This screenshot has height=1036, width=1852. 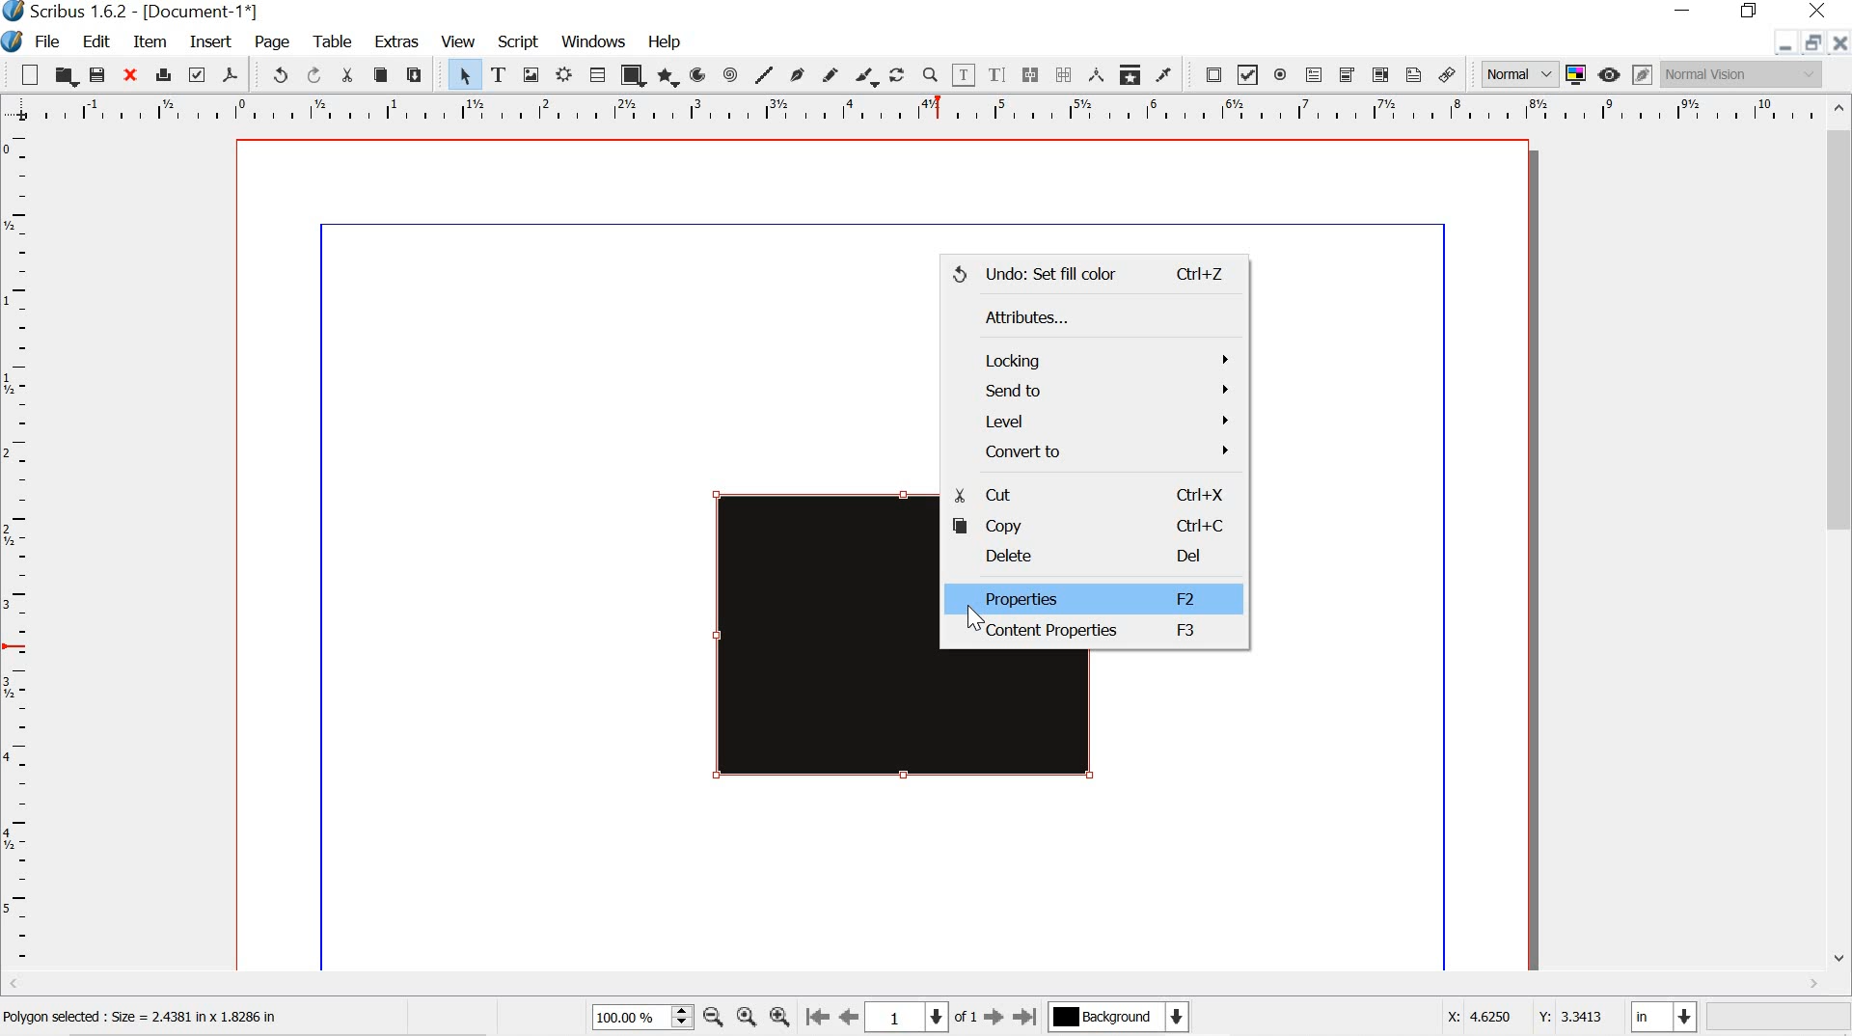 What do you see at coordinates (1098, 455) in the screenshot?
I see `convert to` at bounding box center [1098, 455].